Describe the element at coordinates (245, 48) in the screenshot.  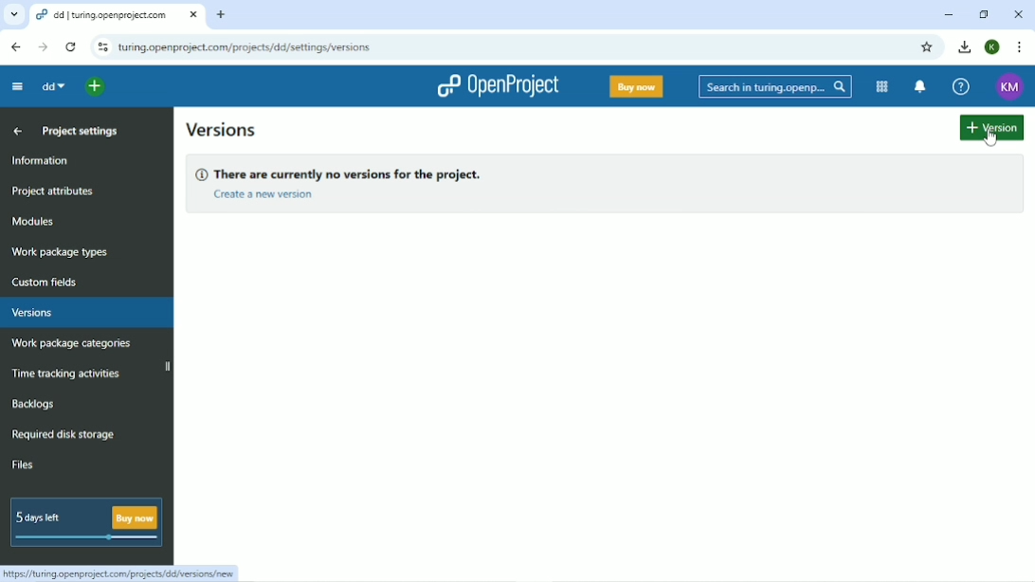
I see `Site` at that location.